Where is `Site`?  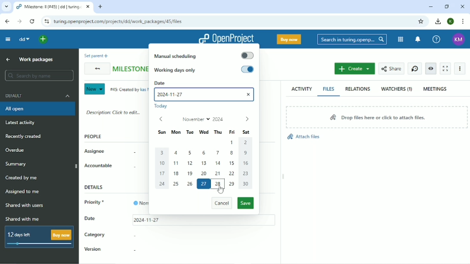 Site is located at coordinates (122, 21).